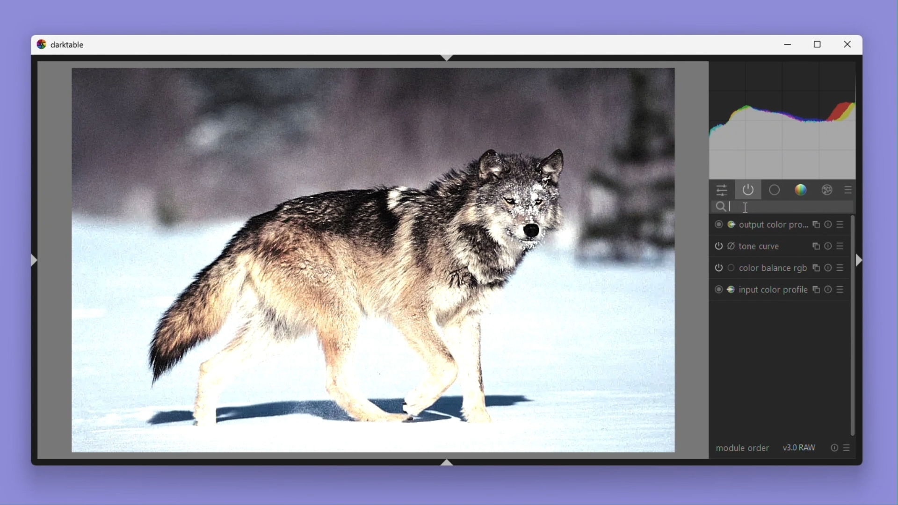 This screenshot has height=505, width=898. What do you see at coordinates (817, 290) in the screenshot?
I see `copy` at bounding box center [817, 290].